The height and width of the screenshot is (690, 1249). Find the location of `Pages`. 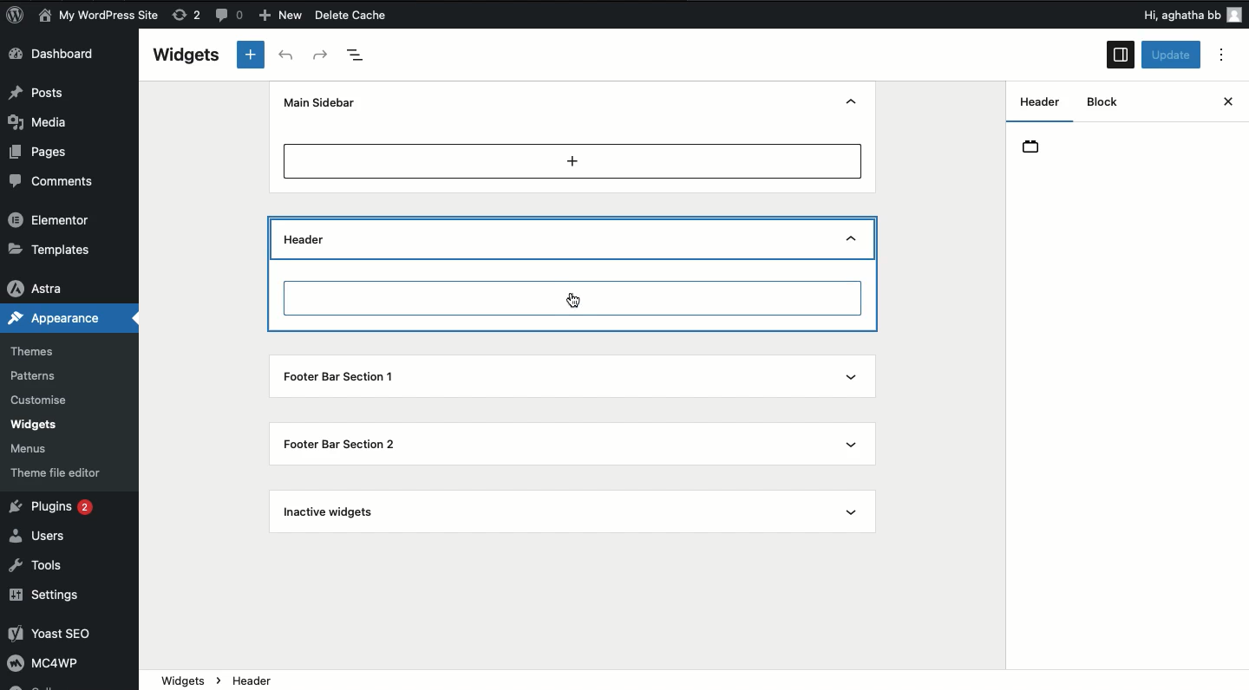

Pages is located at coordinates (42, 152).